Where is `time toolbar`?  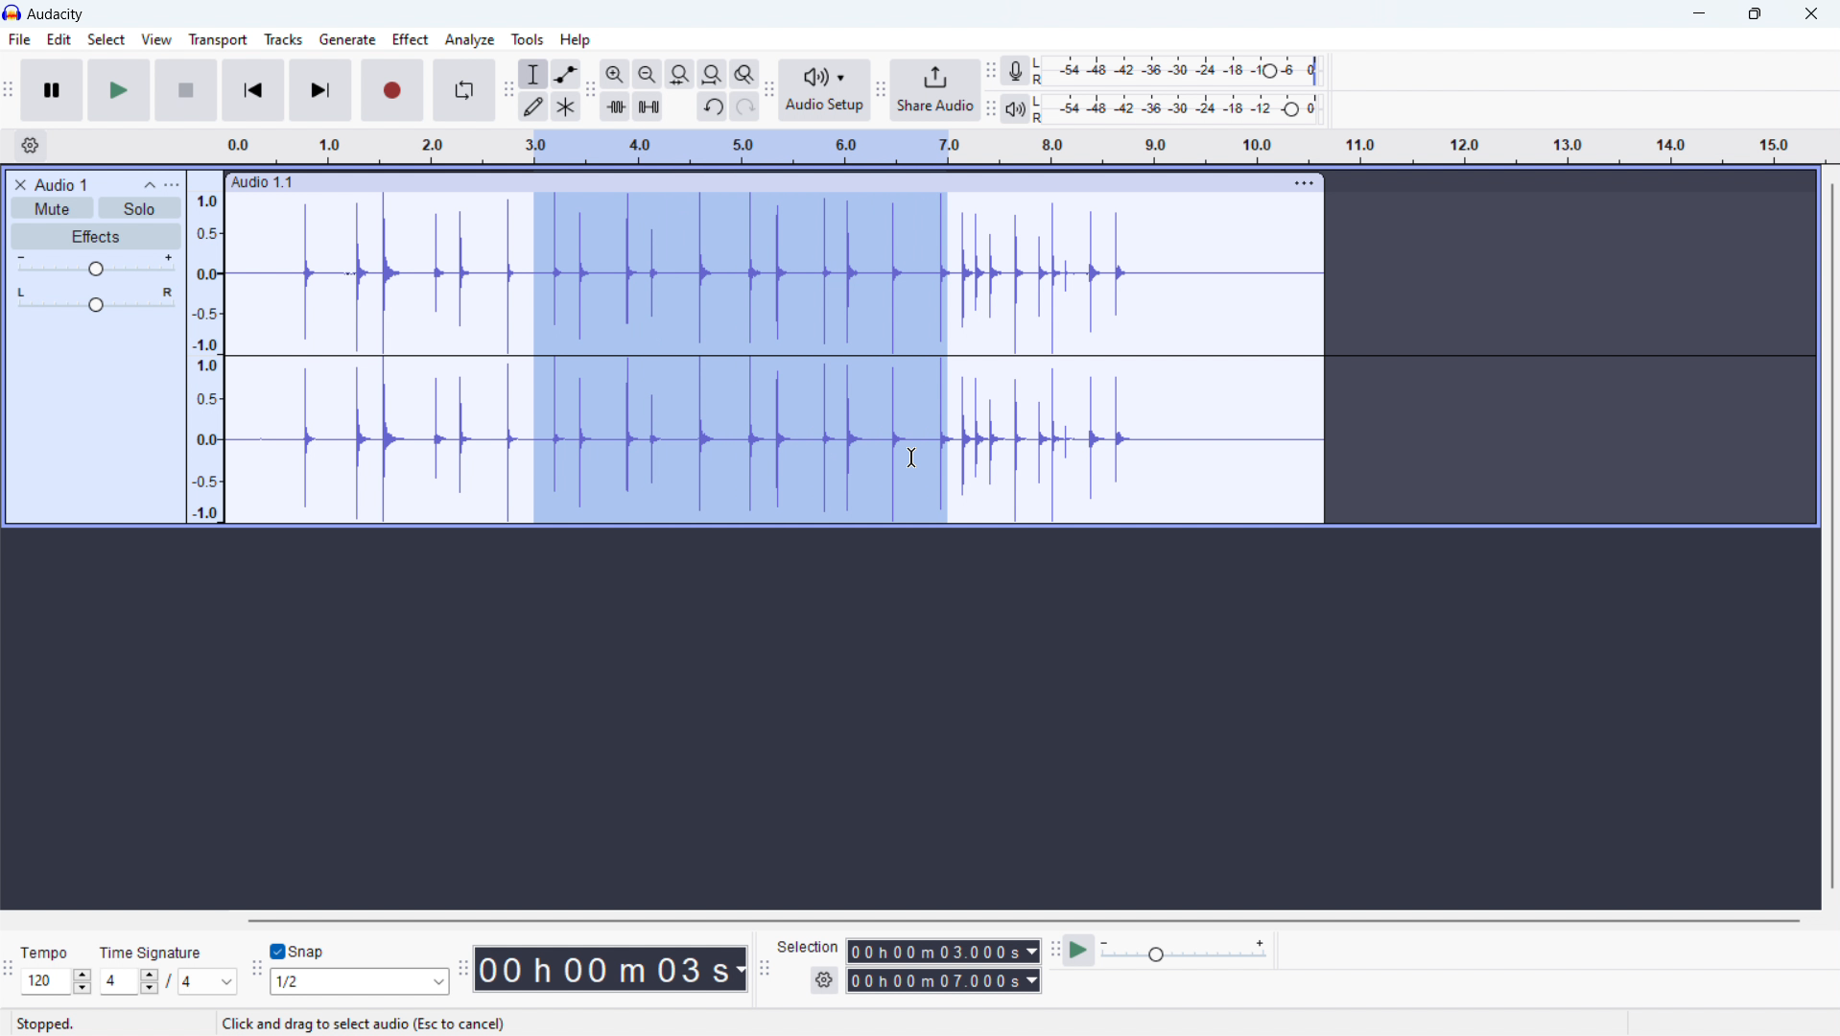
time toolbar is located at coordinates (463, 971).